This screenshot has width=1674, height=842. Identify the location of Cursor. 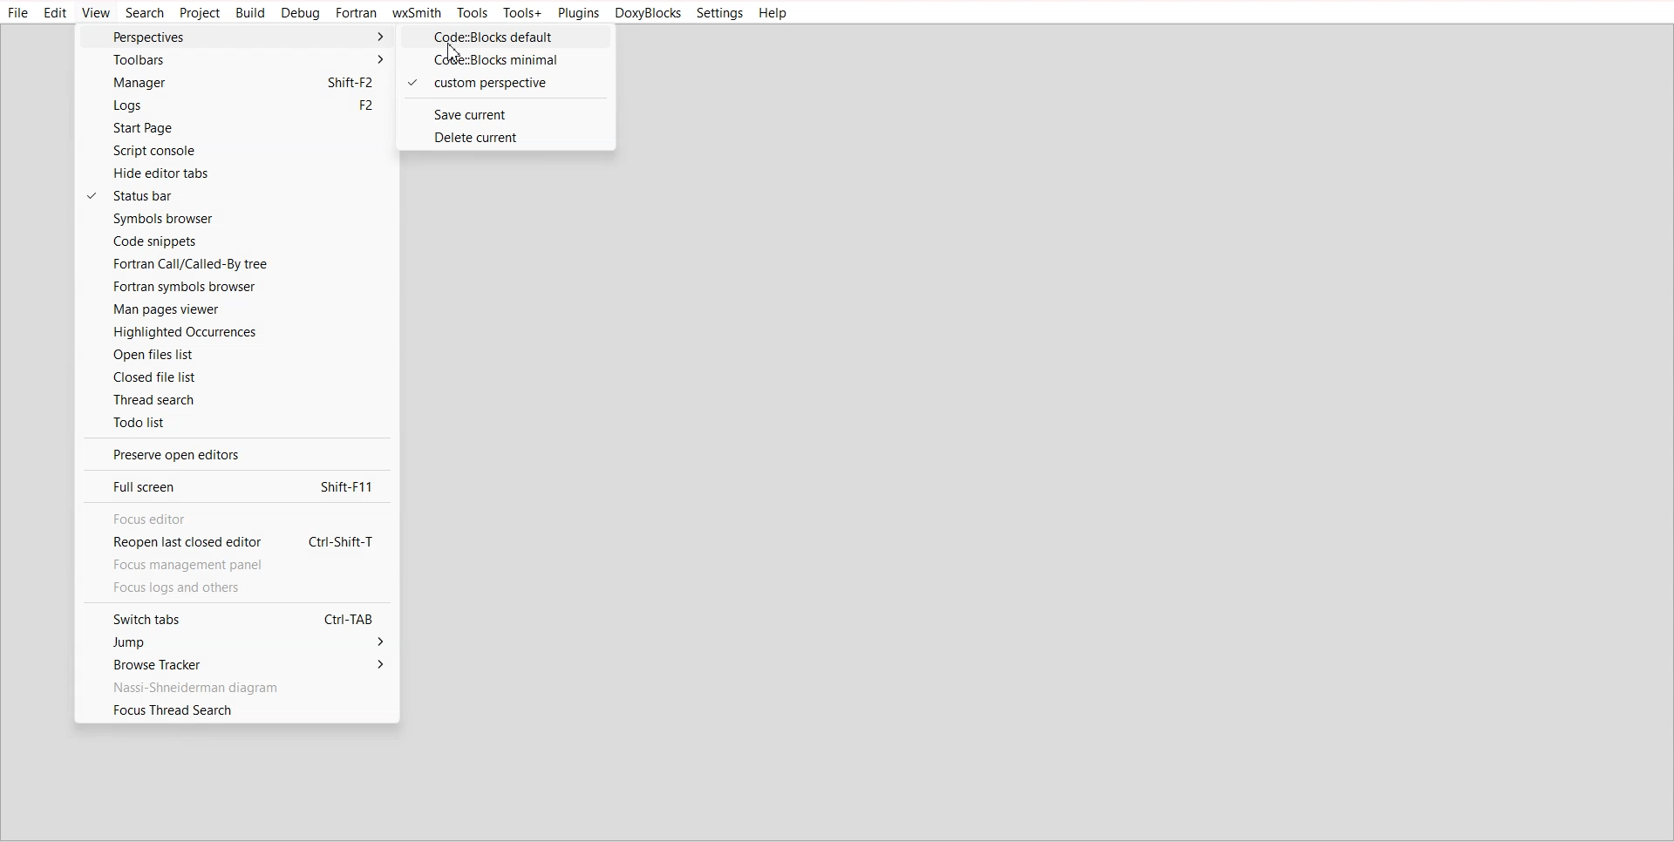
(455, 52).